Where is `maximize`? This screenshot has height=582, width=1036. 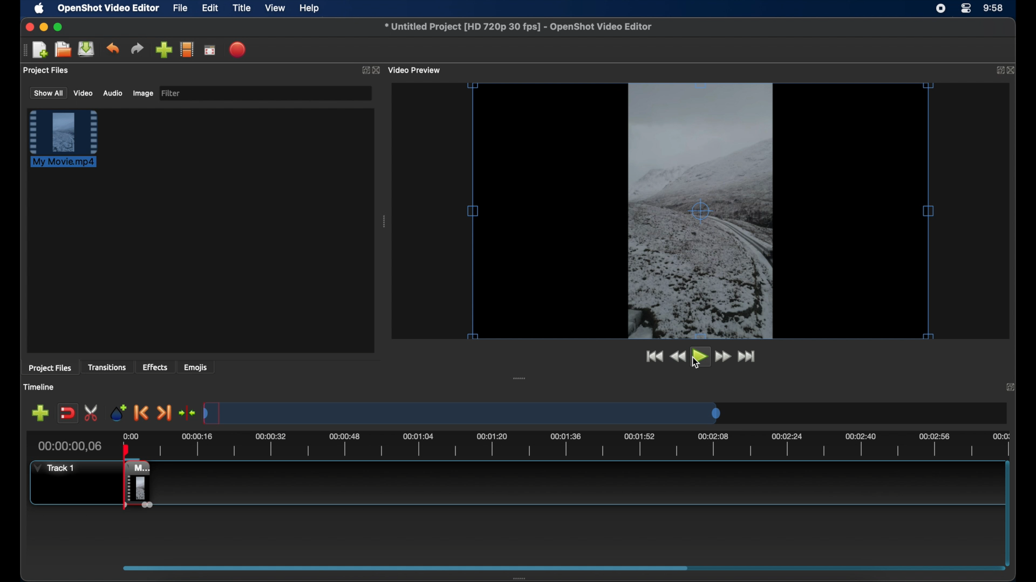 maximize is located at coordinates (58, 27).